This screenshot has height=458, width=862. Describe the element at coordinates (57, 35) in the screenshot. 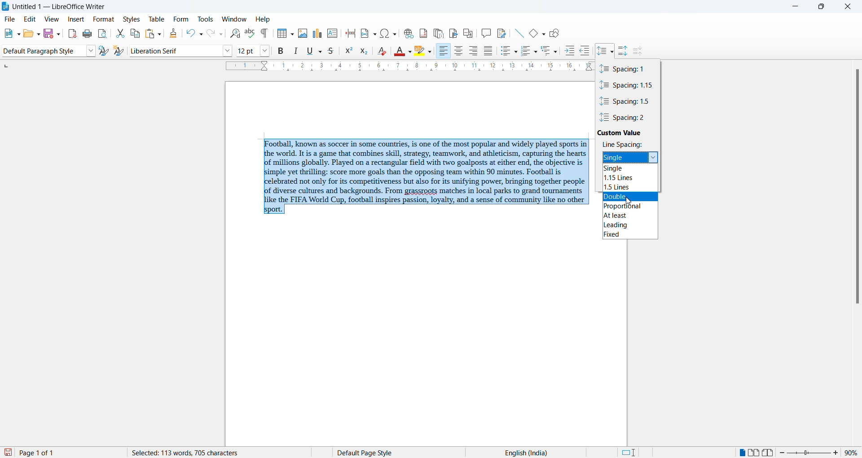

I see `save options` at that location.